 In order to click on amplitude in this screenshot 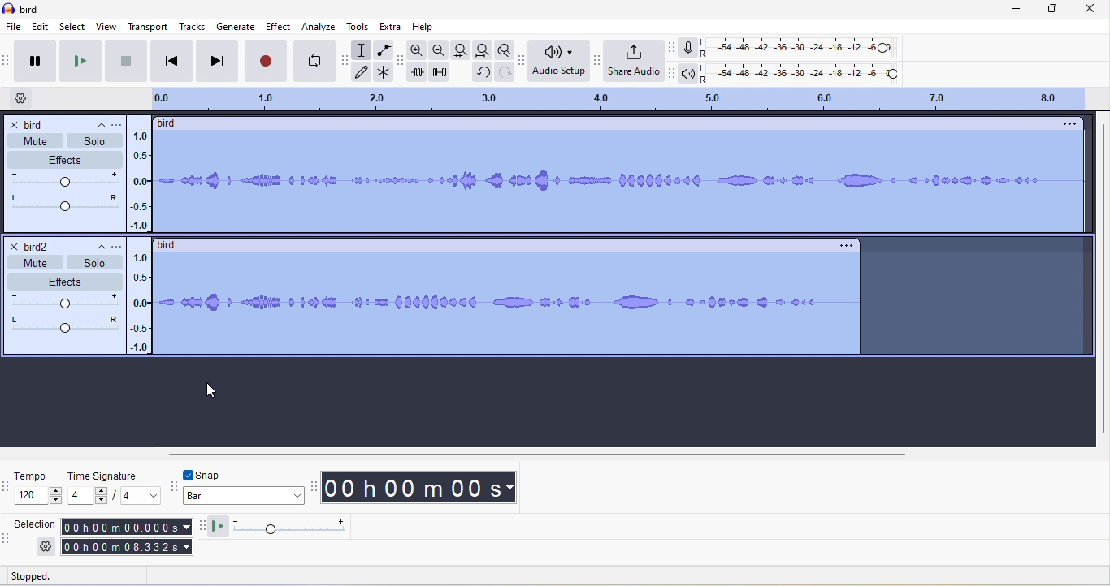, I will do `click(138, 182)`.